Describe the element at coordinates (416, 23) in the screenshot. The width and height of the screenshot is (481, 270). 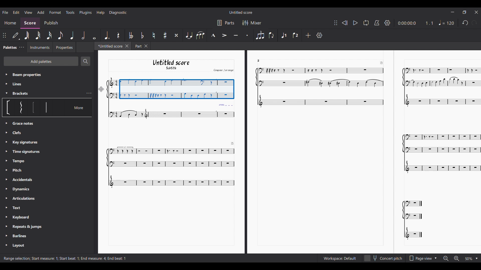
I see `Current duration and ratio` at that location.